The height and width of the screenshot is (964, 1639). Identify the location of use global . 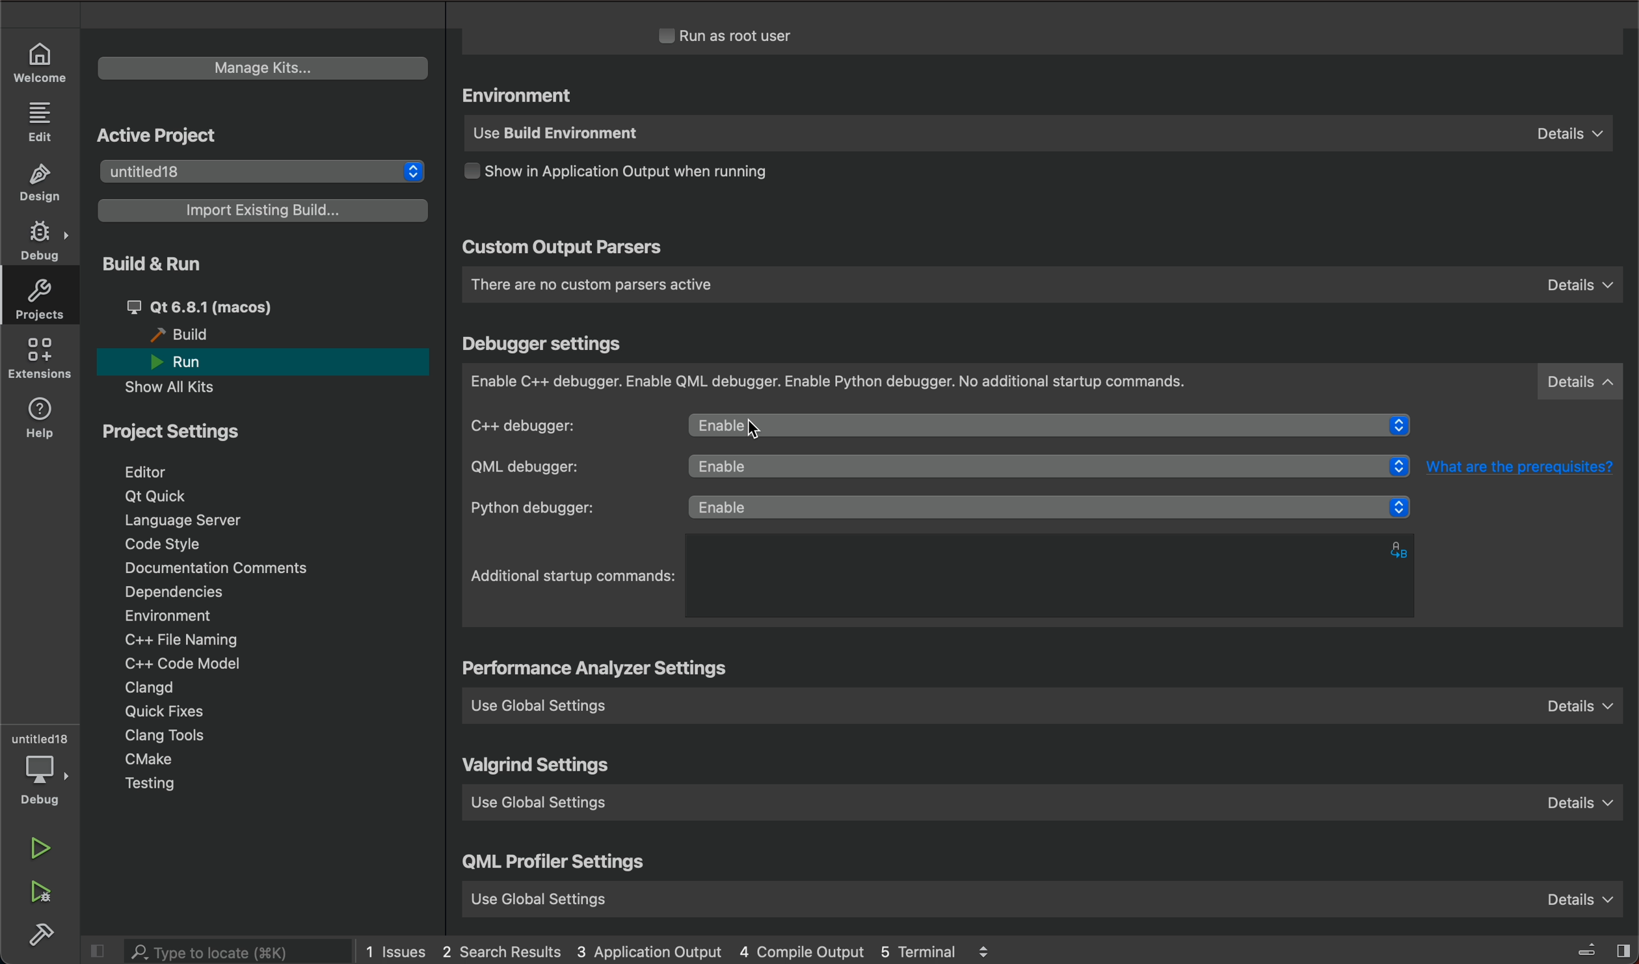
(1051, 704).